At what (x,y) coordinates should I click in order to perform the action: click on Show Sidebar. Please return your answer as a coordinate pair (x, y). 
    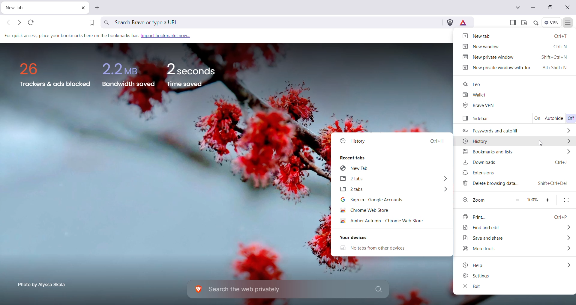
    Looking at the image, I should click on (512, 22).